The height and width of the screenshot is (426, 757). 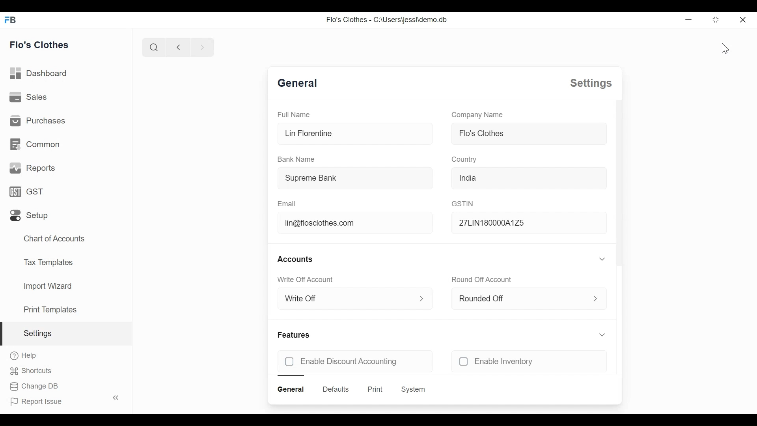 I want to click on Expand, so click(x=594, y=297).